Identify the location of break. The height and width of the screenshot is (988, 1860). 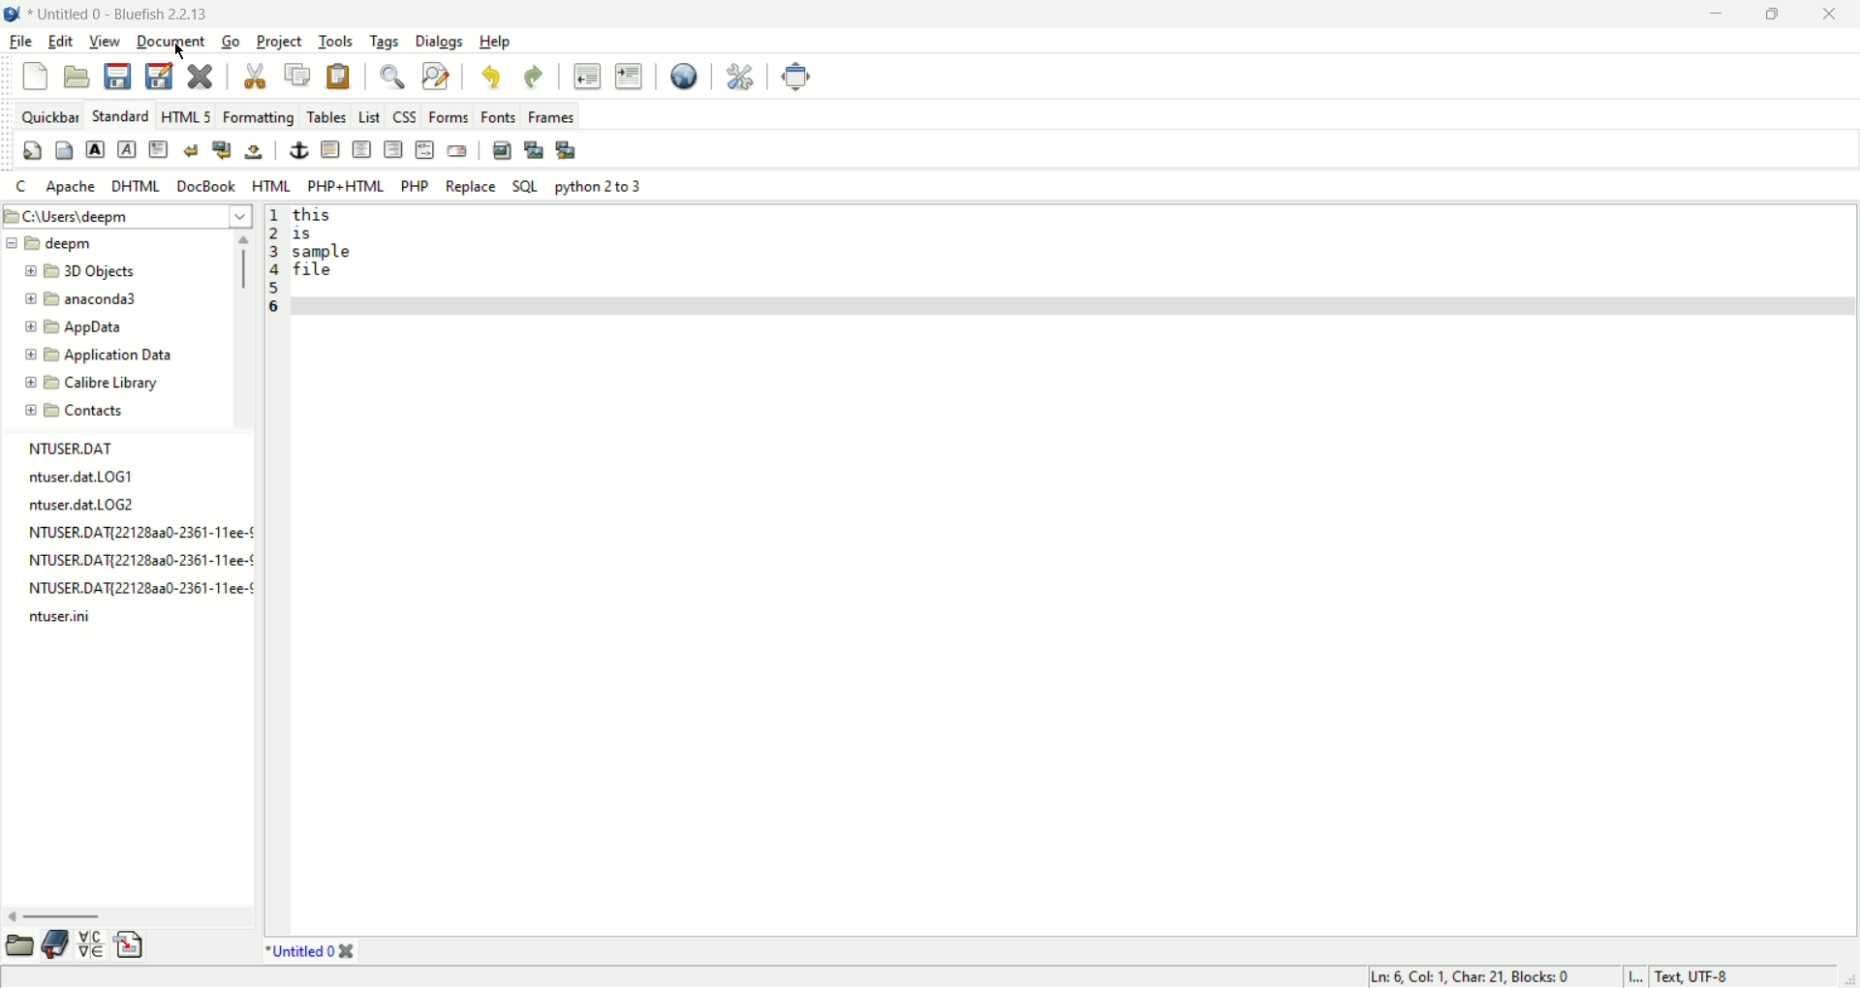
(192, 149).